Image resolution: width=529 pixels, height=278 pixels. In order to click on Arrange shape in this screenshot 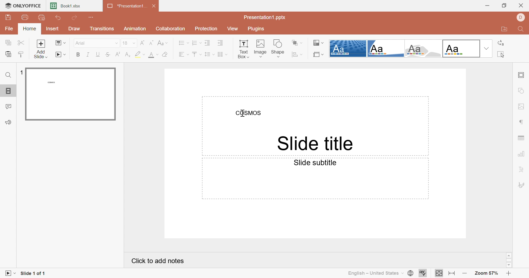, I will do `click(299, 44)`.